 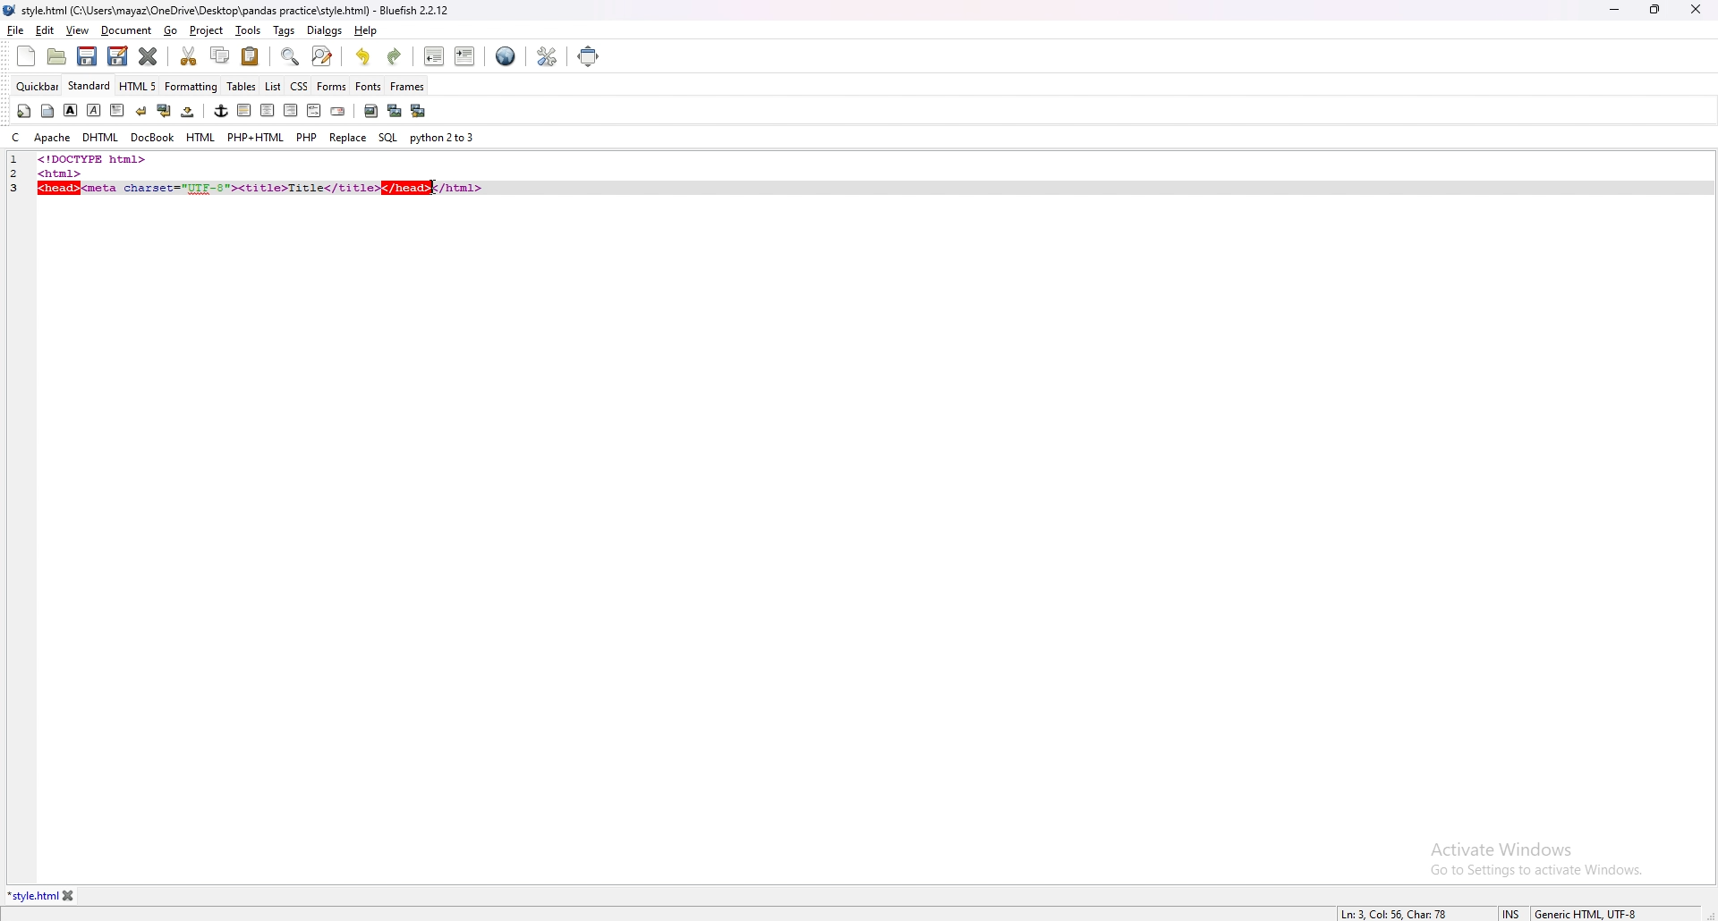 I want to click on standard, so click(x=90, y=86).